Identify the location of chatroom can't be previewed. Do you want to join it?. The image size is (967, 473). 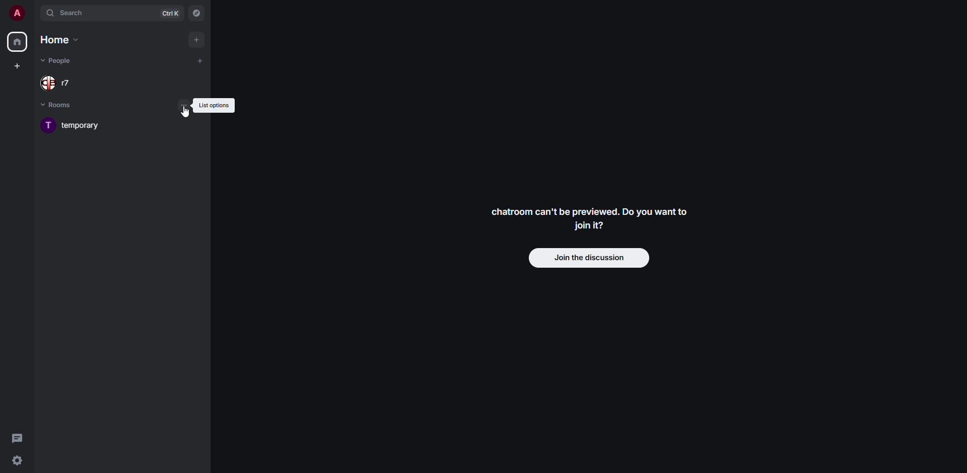
(589, 219).